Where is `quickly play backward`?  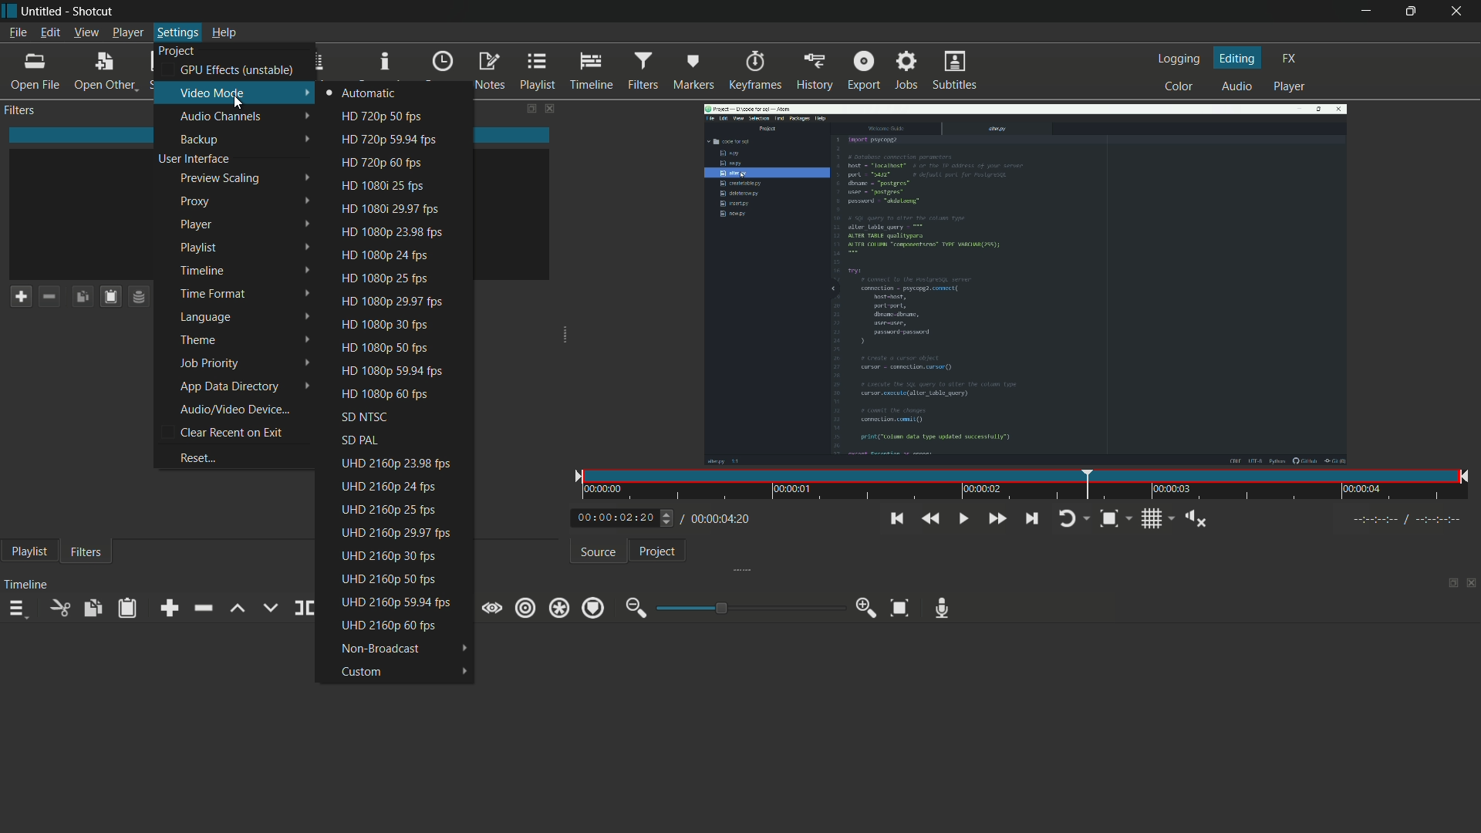 quickly play backward is located at coordinates (932, 519).